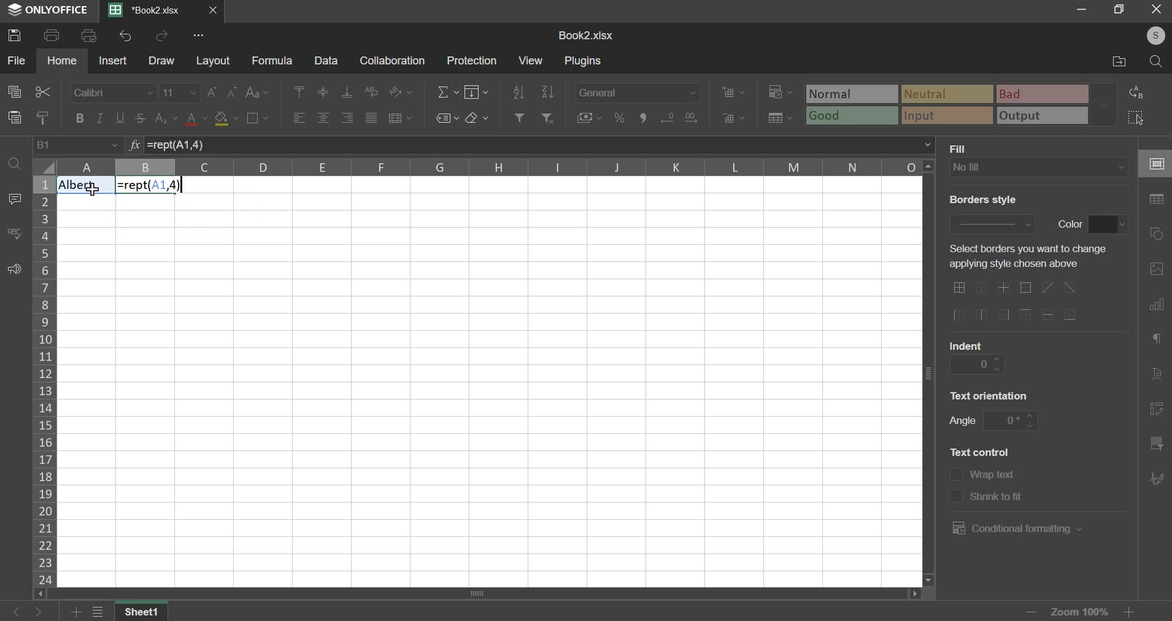 Image resolution: width=1172 pixels, height=621 pixels. Describe the element at coordinates (15, 91) in the screenshot. I see `copy` at that location.